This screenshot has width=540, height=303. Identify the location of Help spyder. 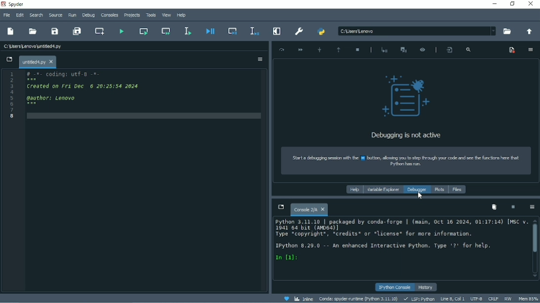
(286, 299).